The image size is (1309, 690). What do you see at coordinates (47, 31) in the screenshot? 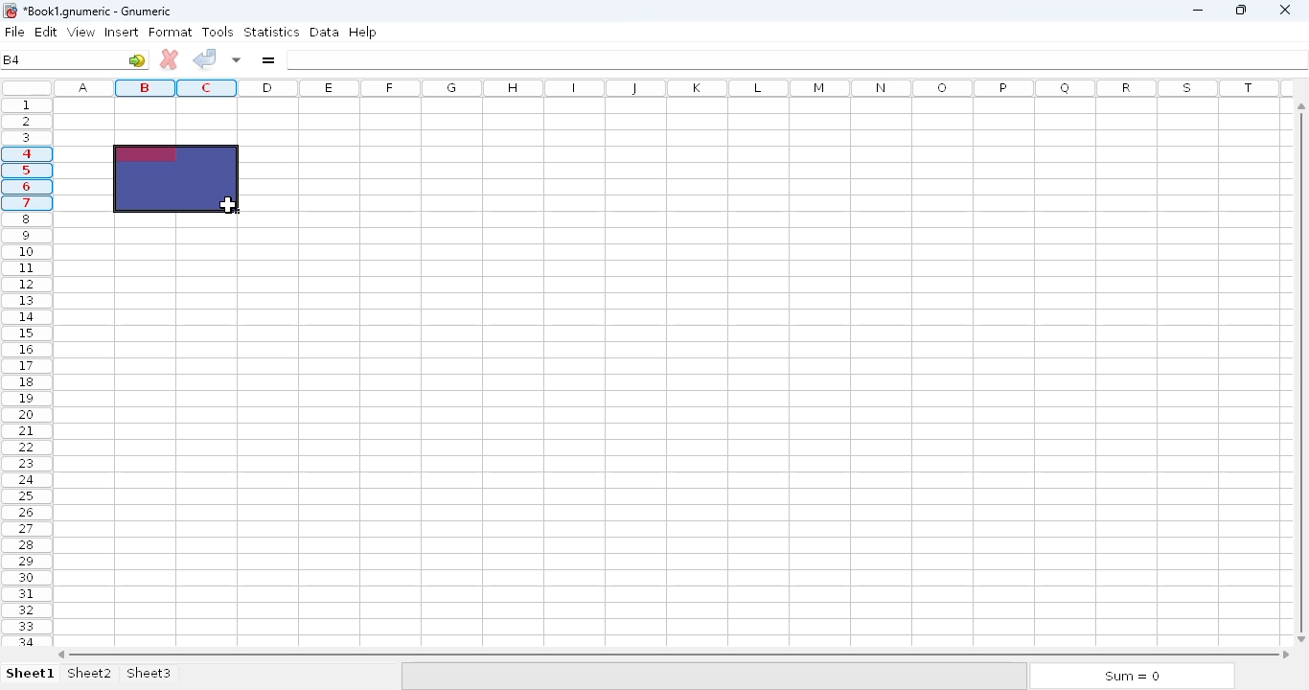
I see `edit` at bounding box center [47, 31].